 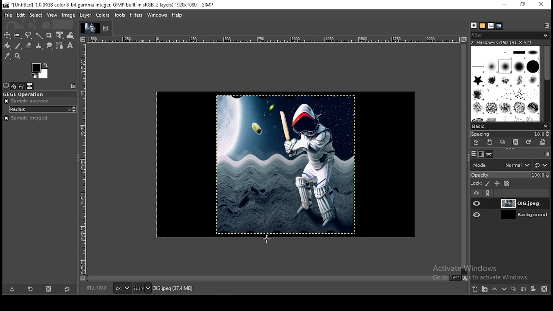 I want to click on document history, so click(x=499, y=26).